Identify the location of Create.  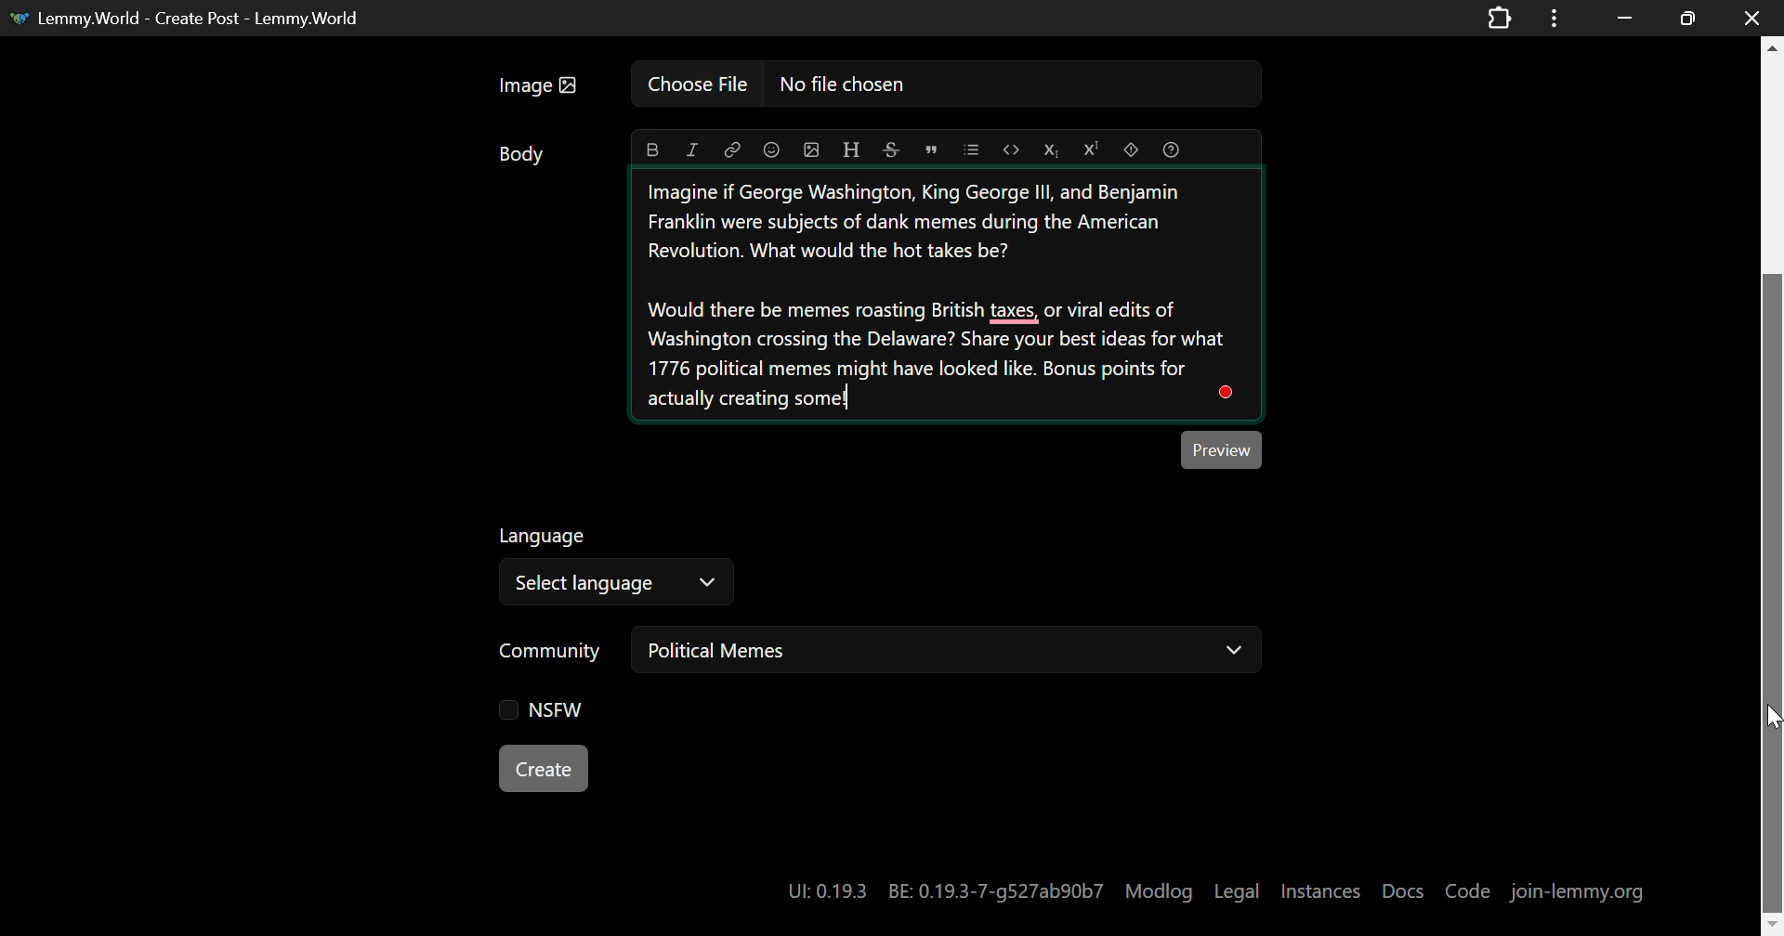
(543, 767).